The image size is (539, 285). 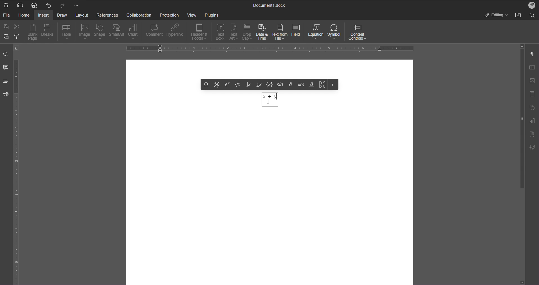 What do you see at coordinates (108, 15) in the screenshot?
I see `References` at bounding box center [108, 15].